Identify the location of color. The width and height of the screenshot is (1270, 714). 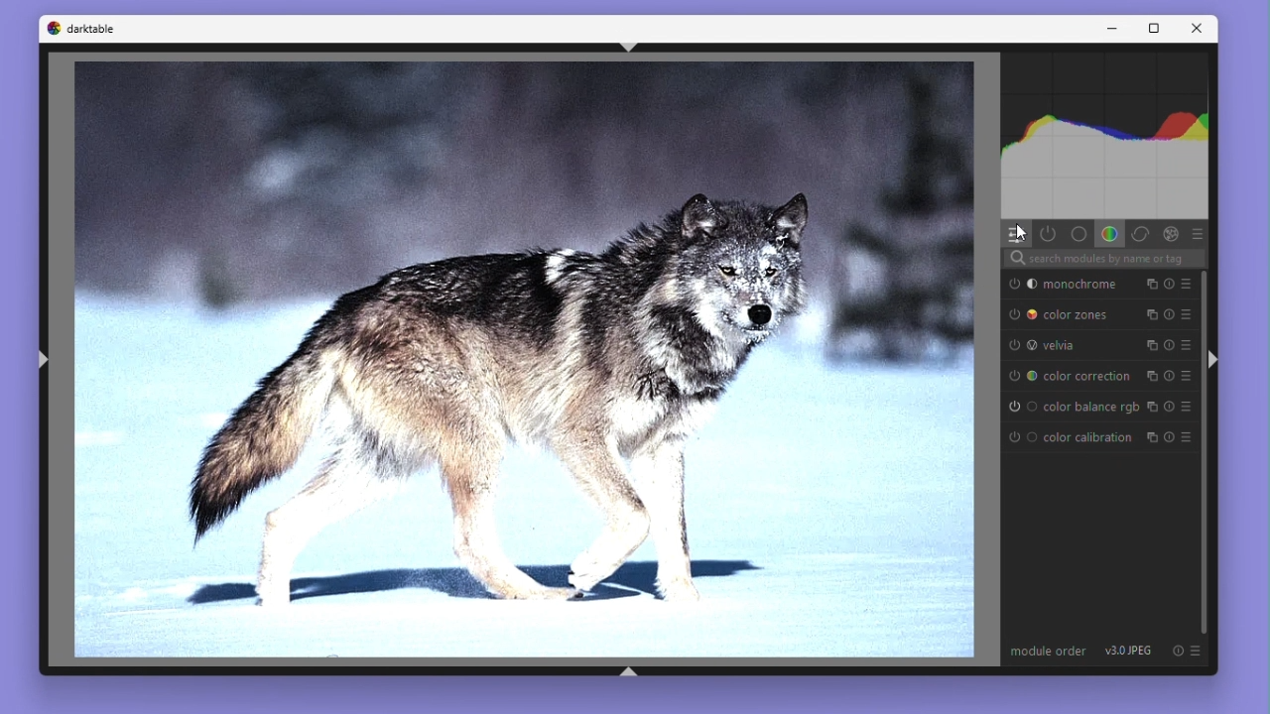
(1109, 234).